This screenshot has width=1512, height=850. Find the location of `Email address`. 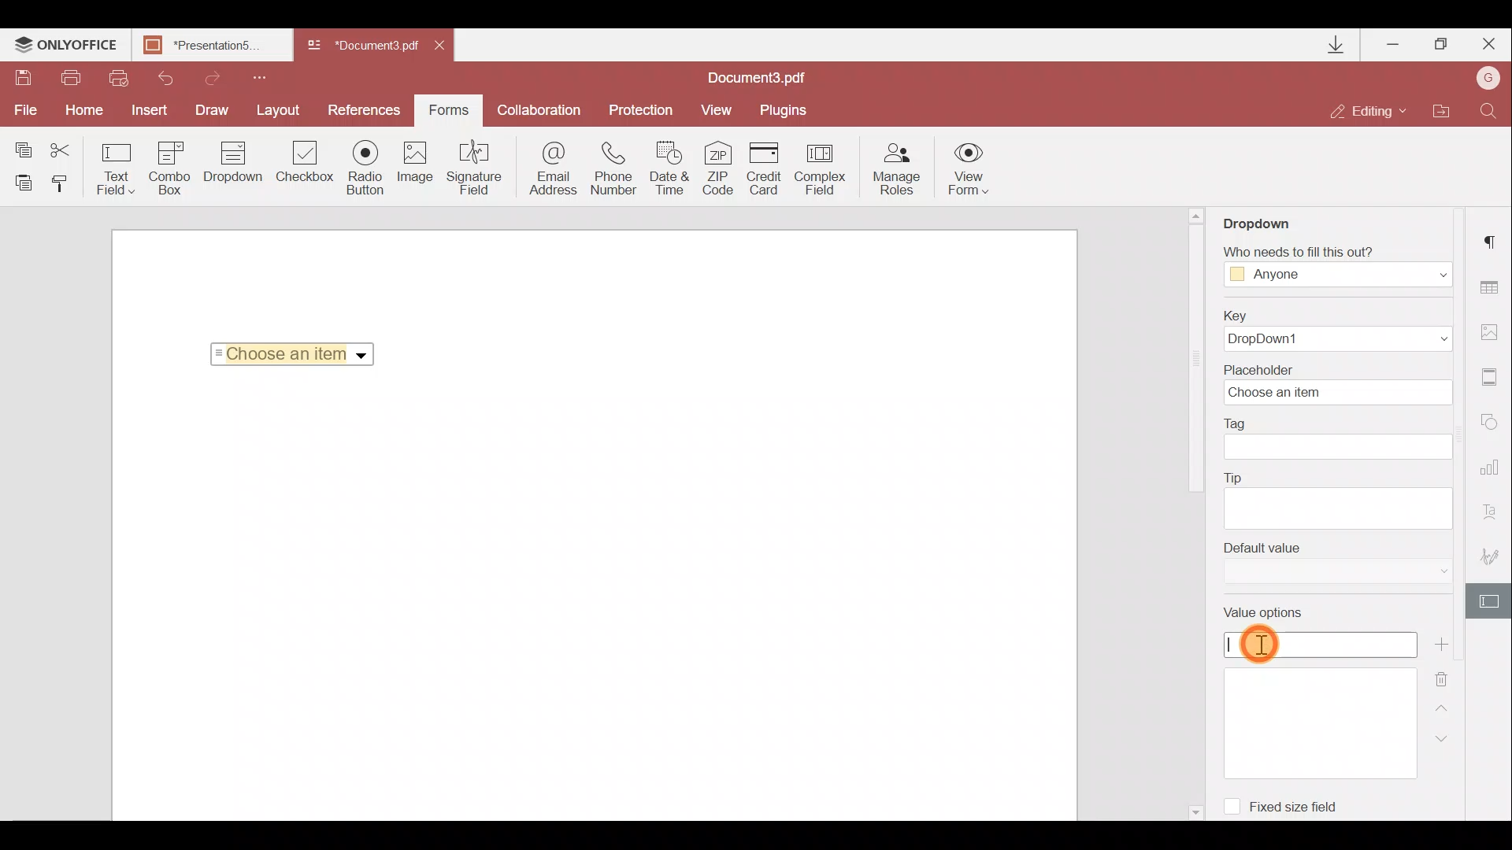

Email address is located at coordinates (554, 171).